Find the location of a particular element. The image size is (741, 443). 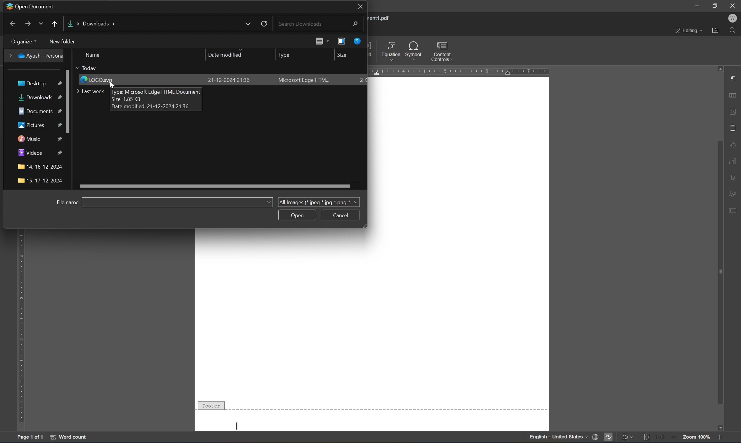

open file location is located at coordinates (717, 31).